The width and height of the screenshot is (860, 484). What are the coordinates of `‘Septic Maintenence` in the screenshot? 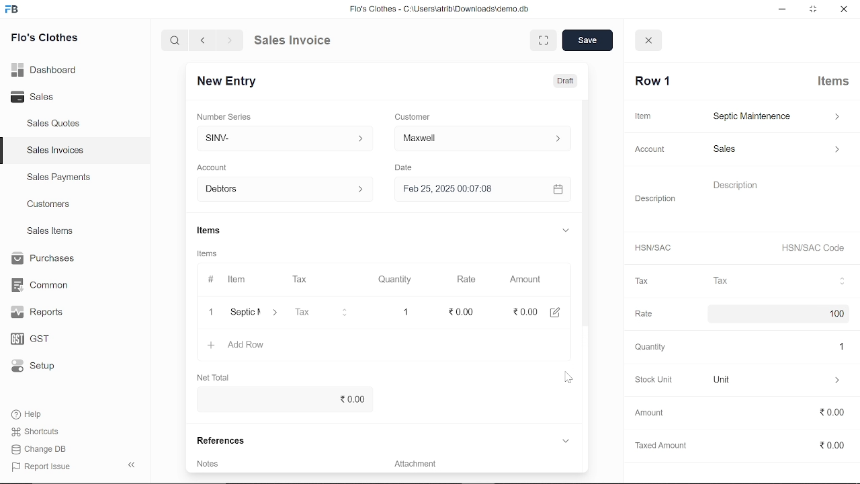 It's located at (243, 313).